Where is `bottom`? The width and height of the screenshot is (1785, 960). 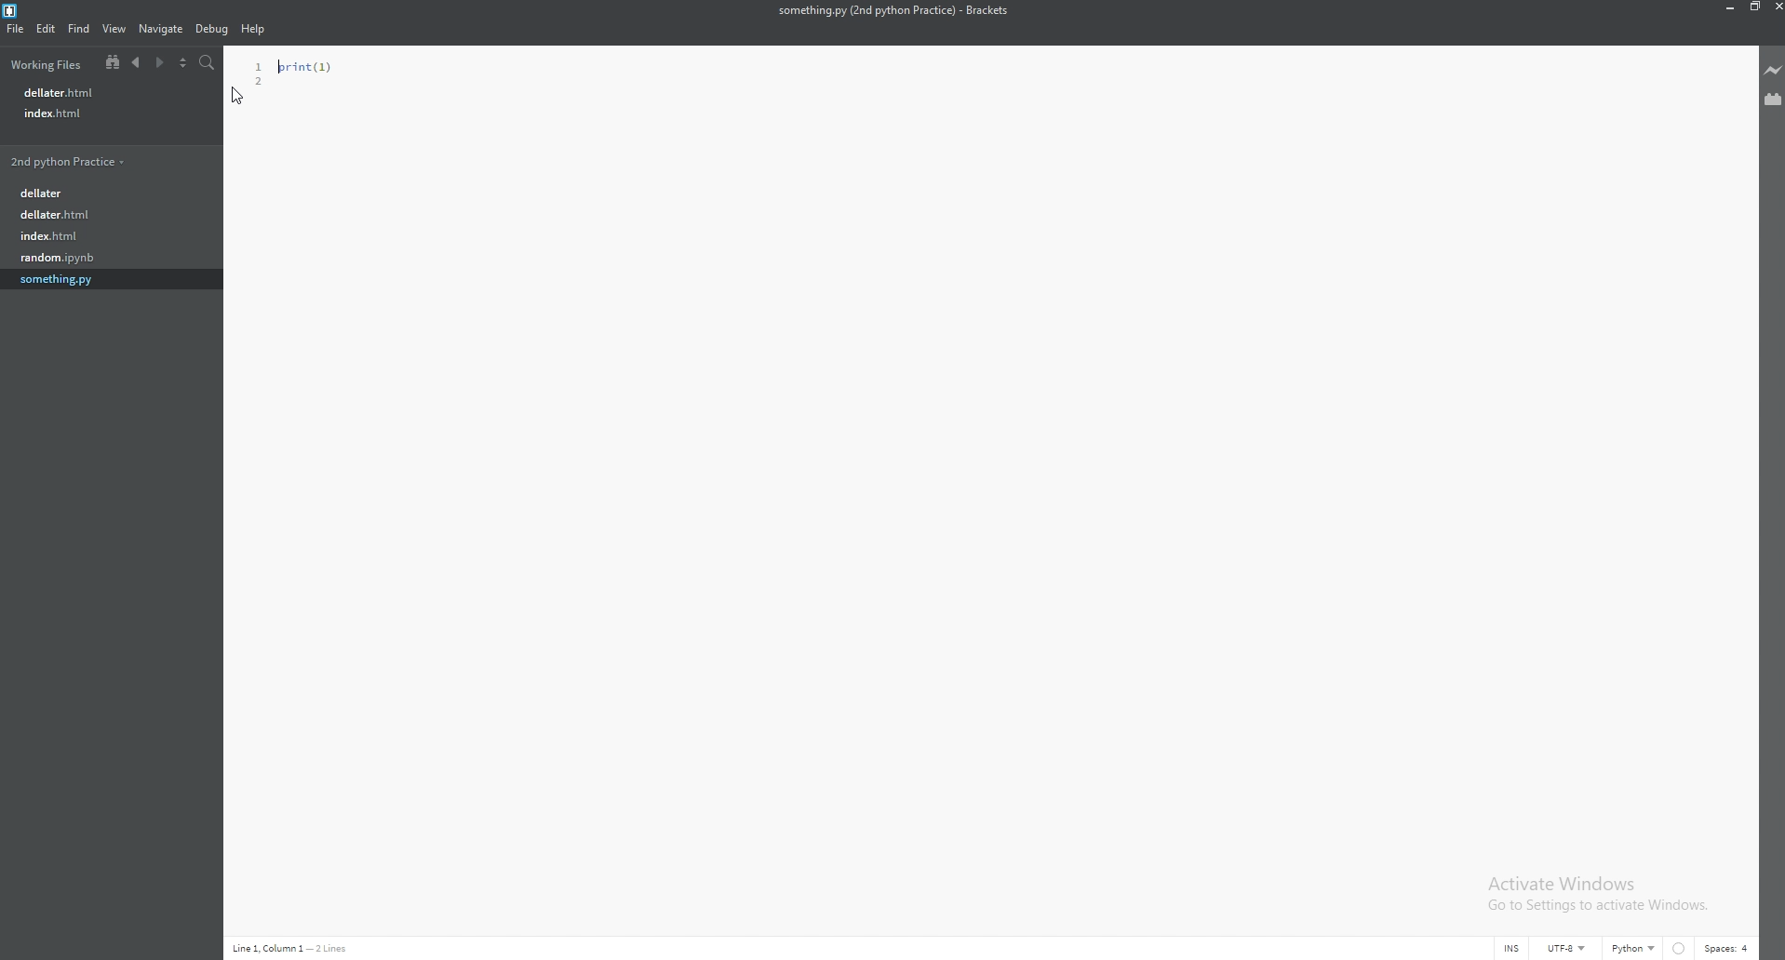
bottom is located at coordinates (70, 162).